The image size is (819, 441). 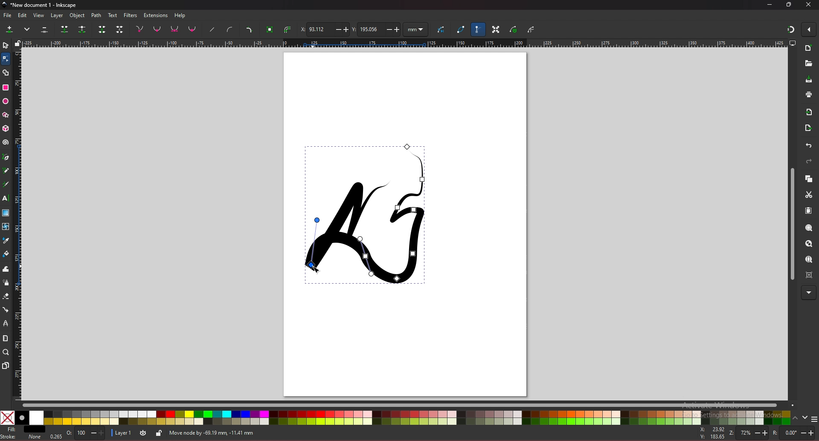 What do you see at coordinates (288, 29) in the screenshot?
I see `stroke to path` at bounding box center [288, 29].